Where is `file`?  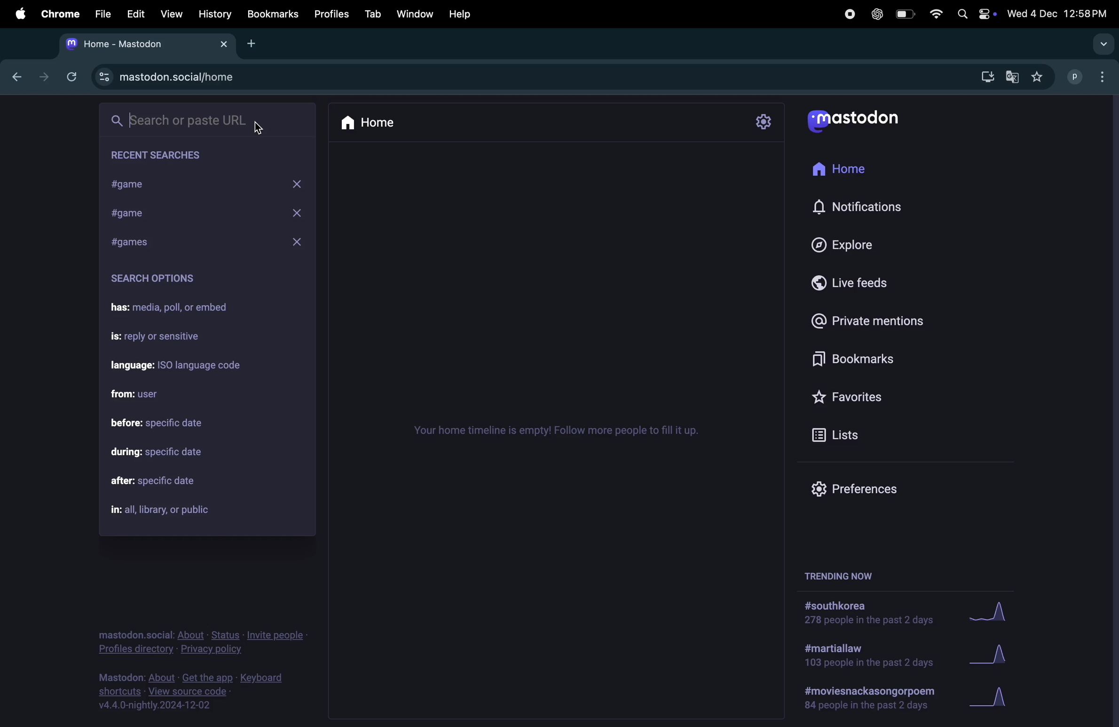
file is located at coordinates (102, 13).